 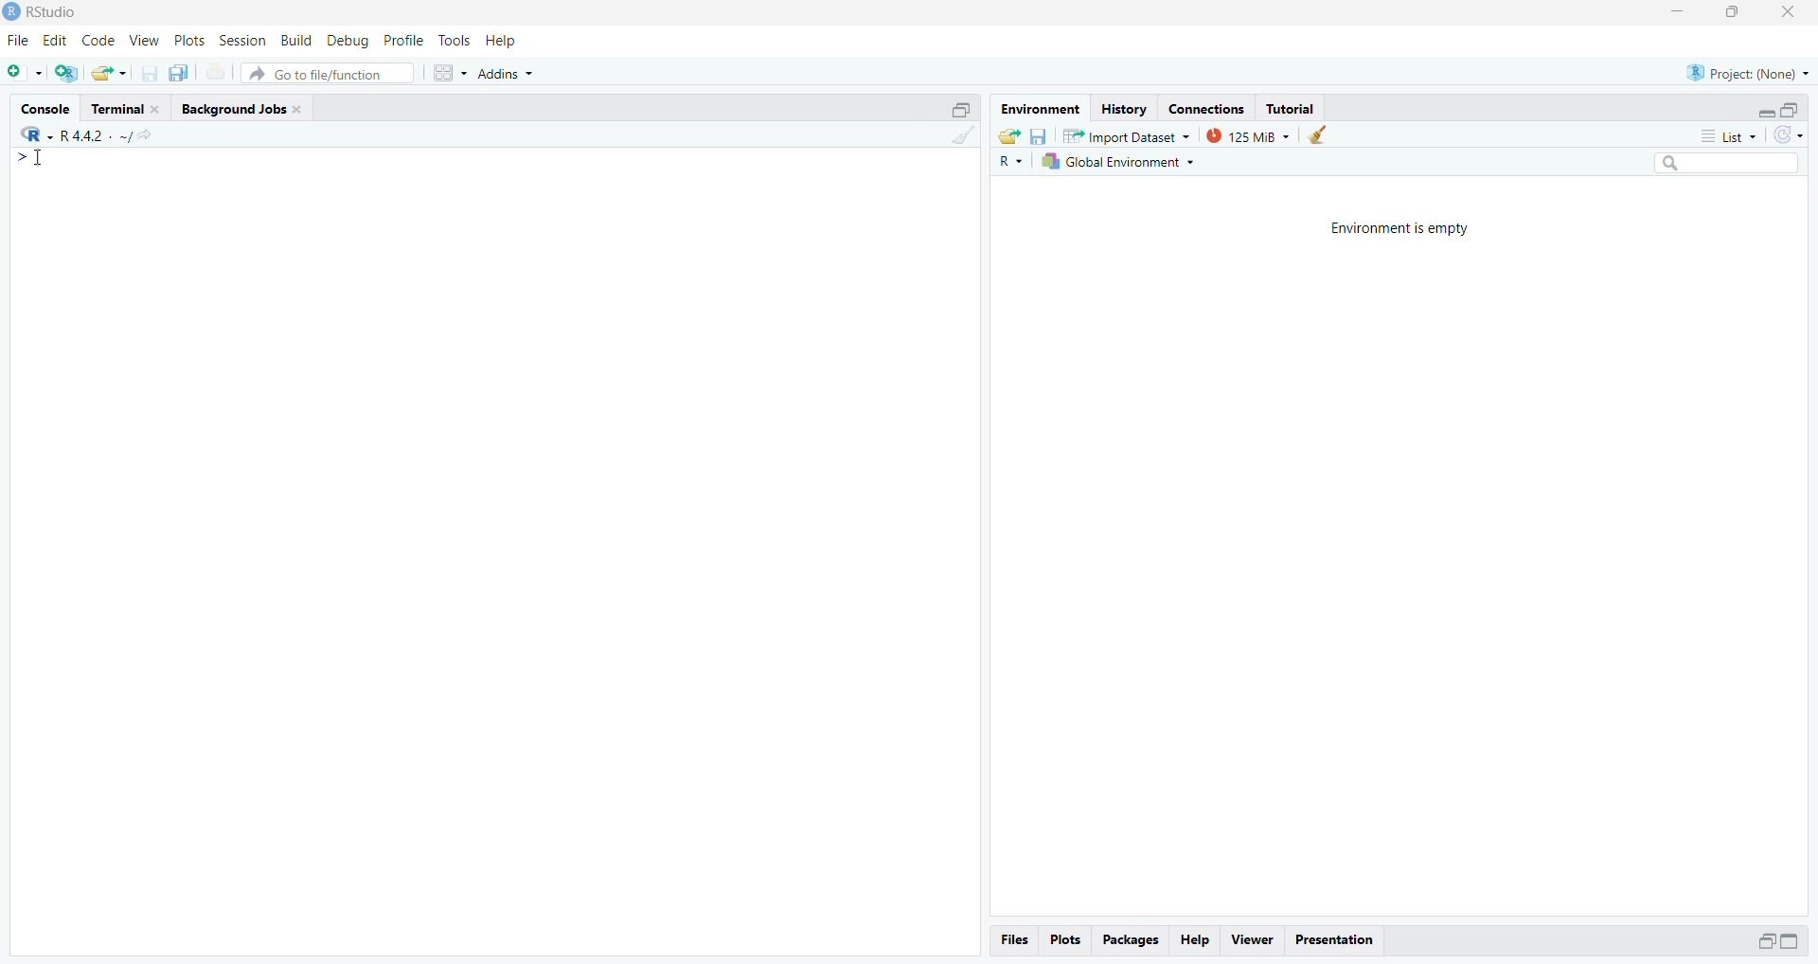 What do you see at coordinates (1008, 135) in the screenshot?
I see `load workspace` at bounding box center [1008, 135].